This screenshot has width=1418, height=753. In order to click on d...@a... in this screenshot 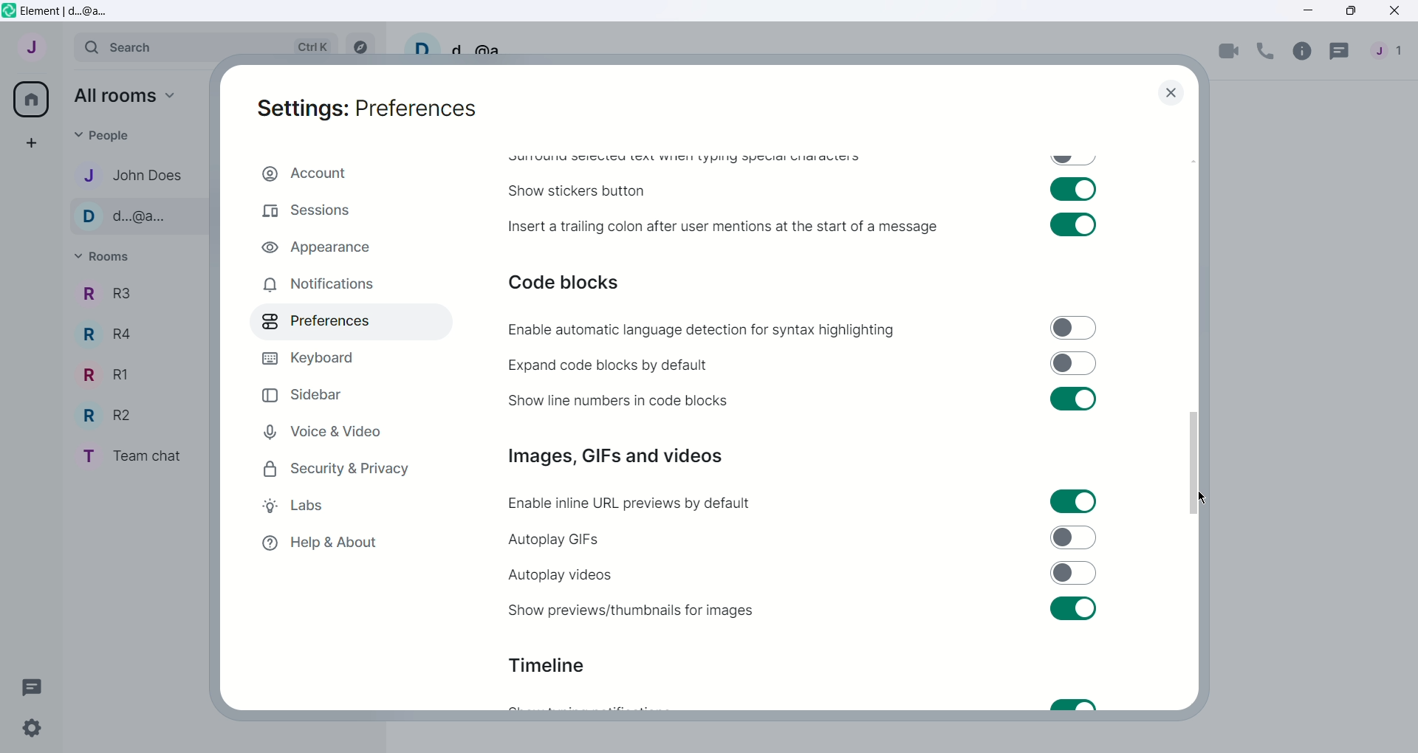, I will do `click(488, 47)`.